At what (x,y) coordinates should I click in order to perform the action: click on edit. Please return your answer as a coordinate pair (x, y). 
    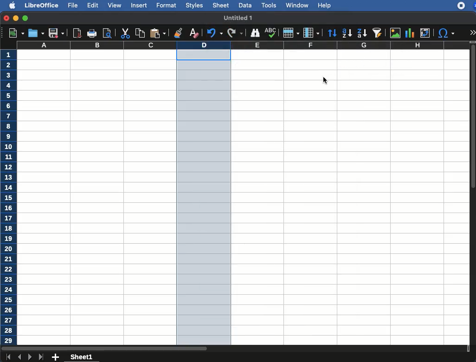
    Looking at the image, I should click on (93, 5).